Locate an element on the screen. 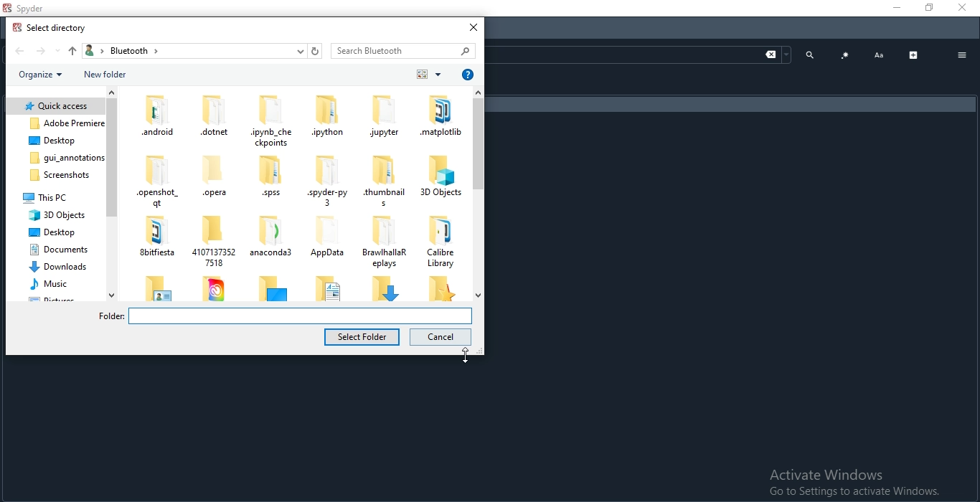 This screenshot has height=502, width=980. folder is located at coordinates (154, 181).